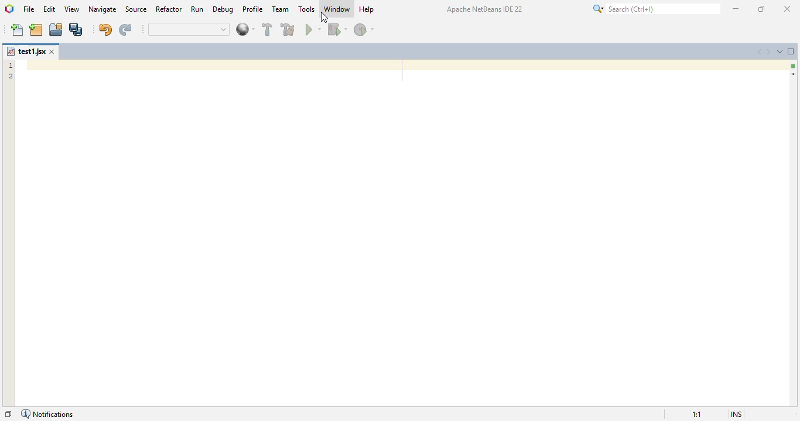 The height and width of the screenshot is (421, 800). What do you see at coordinates (53, 51) in the screenshot?
I see `close` at bounding box center [53, 51].